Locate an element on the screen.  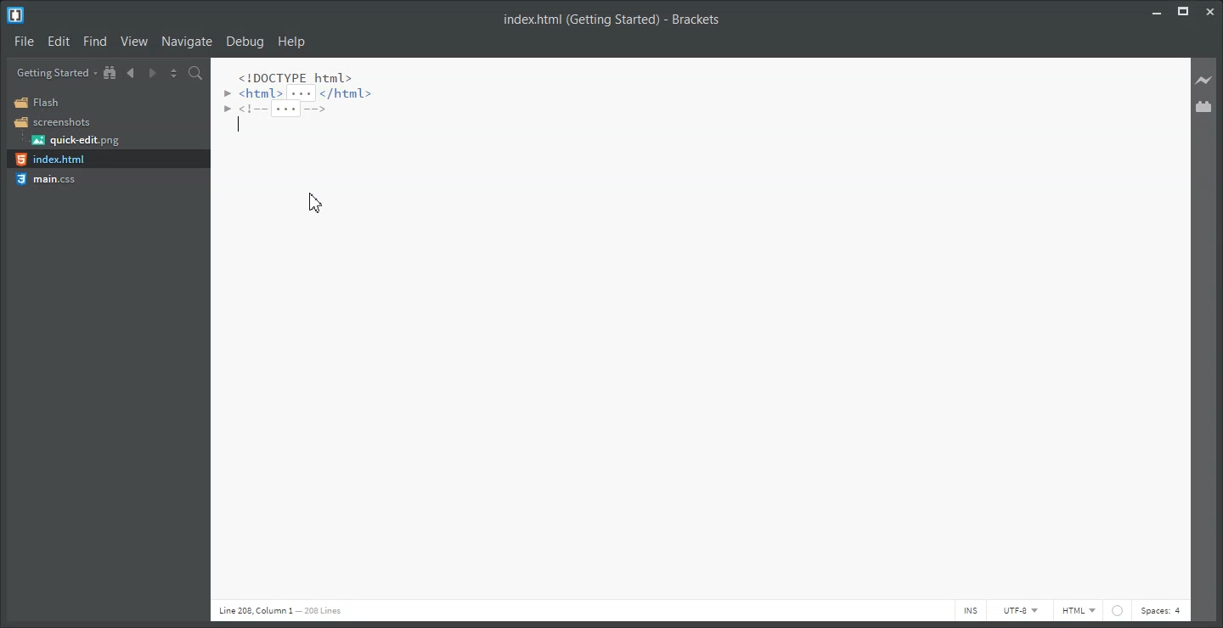
Logo is located at coordinates (15, 15).